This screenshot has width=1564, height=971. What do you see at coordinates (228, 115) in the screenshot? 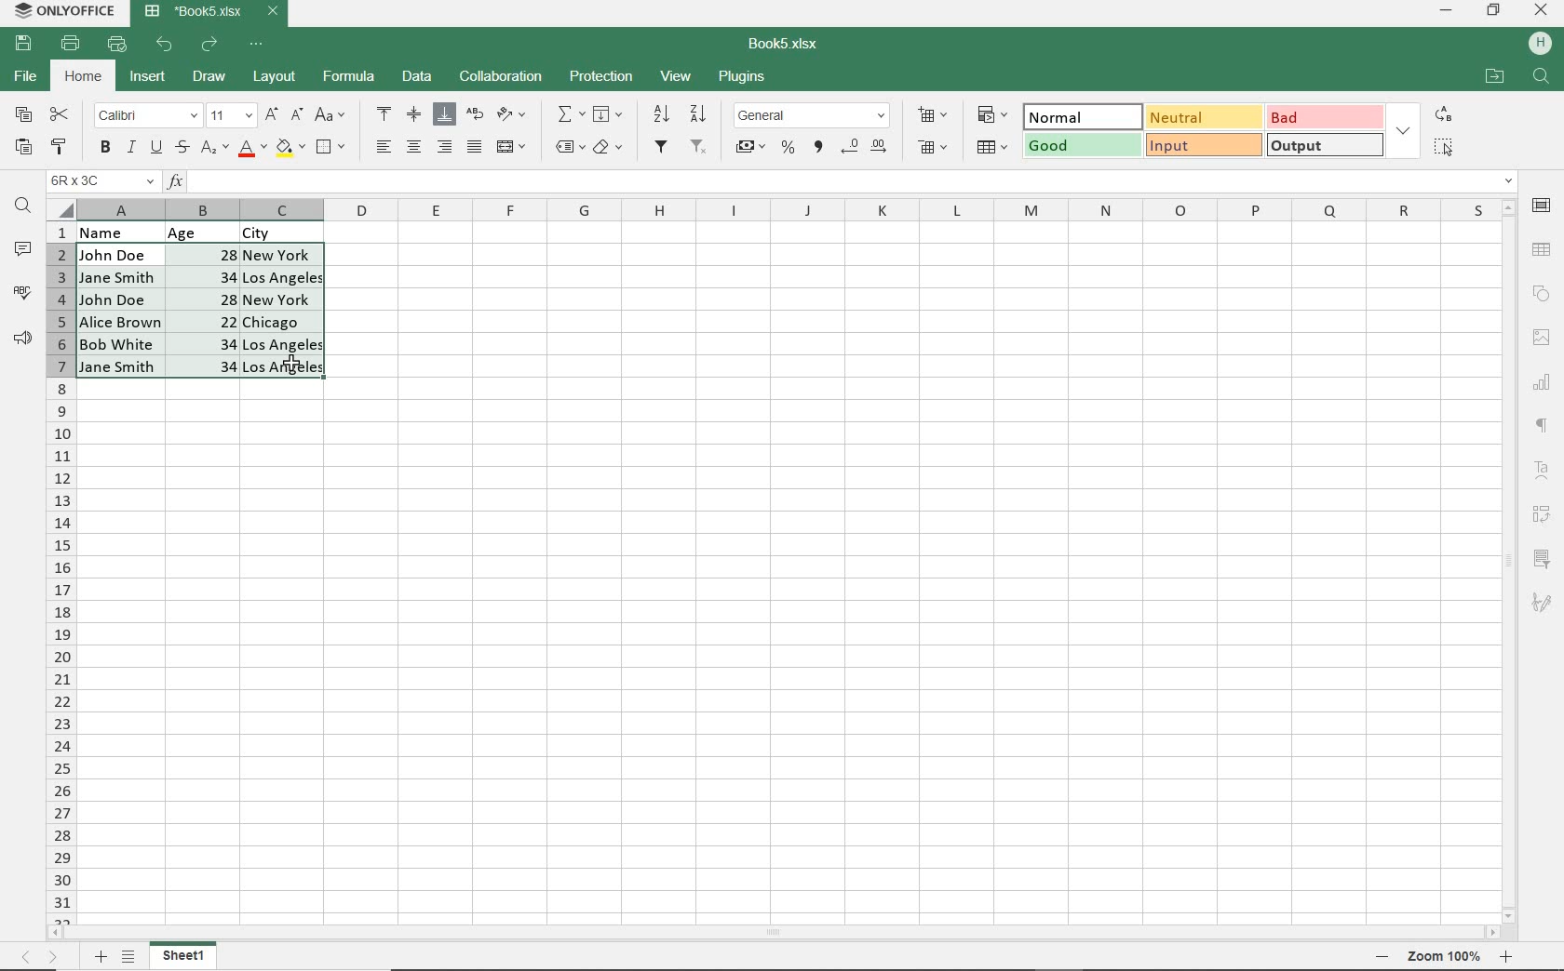
I see `FONT SIZE` at bounding box center [228, 115].